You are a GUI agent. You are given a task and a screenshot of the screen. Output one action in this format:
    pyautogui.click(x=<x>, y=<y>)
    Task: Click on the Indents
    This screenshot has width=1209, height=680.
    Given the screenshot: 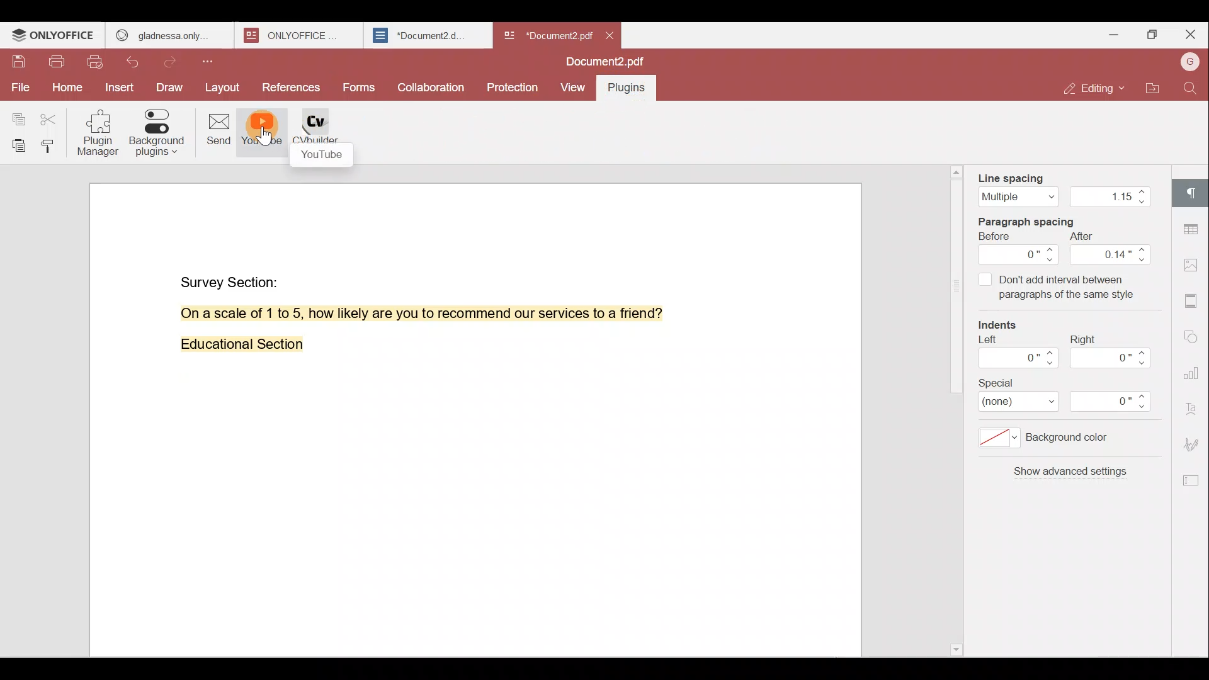 What is the action you would take?
    pyautogui.click(x=1004, y=326)
    